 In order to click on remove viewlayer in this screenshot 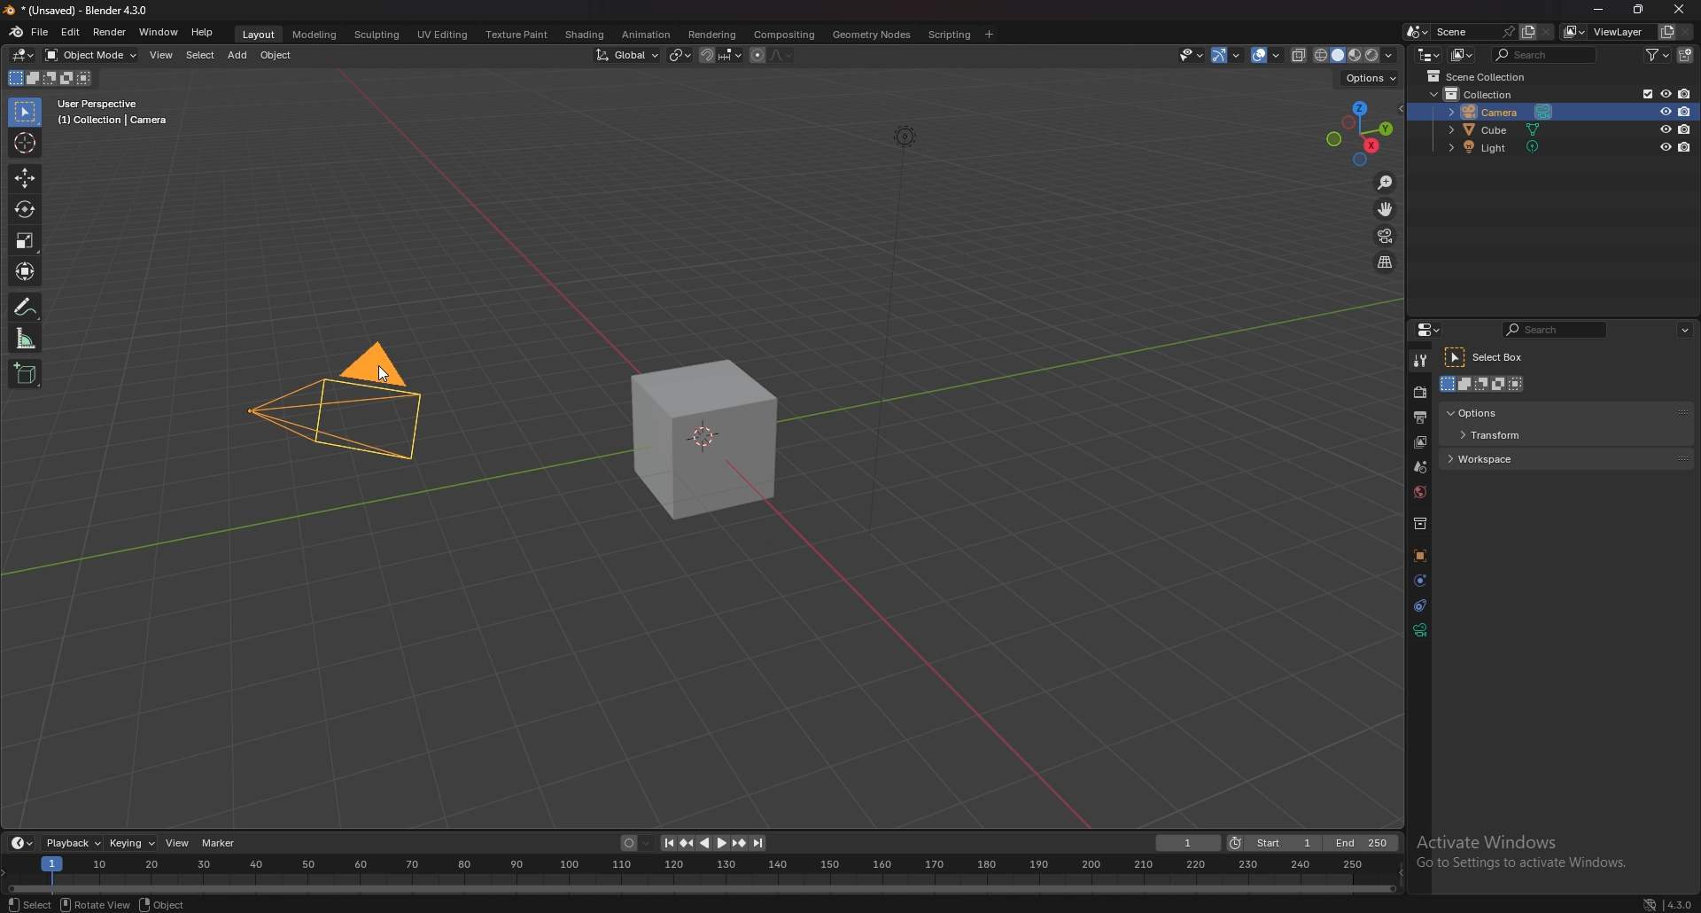, I will do `click(1686, 31)`.